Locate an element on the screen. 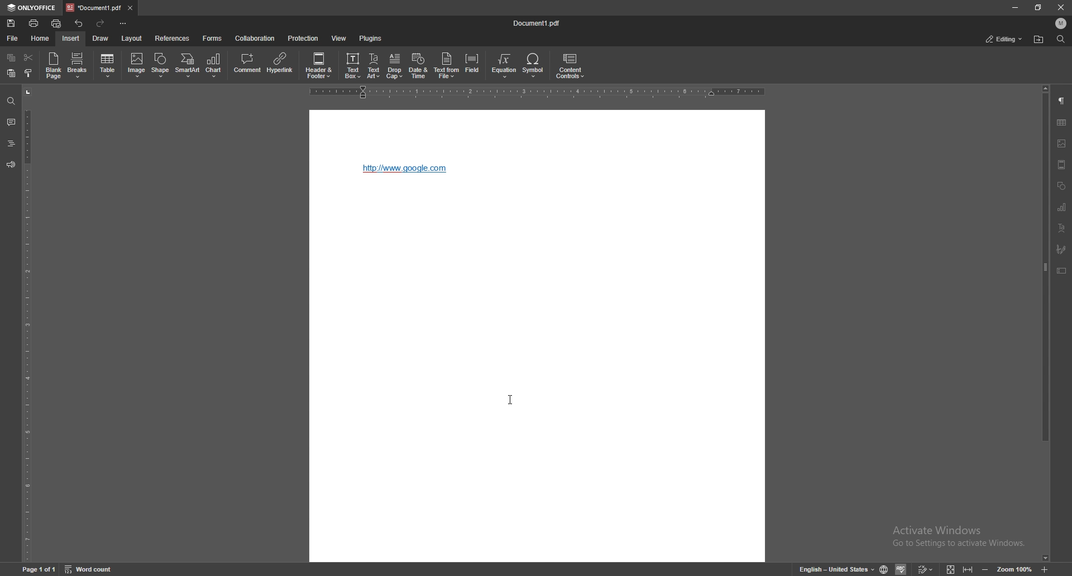 Image resolution: width=1072 pixels, height=576 pixels. fit to width is located at coordinates (969, 566).